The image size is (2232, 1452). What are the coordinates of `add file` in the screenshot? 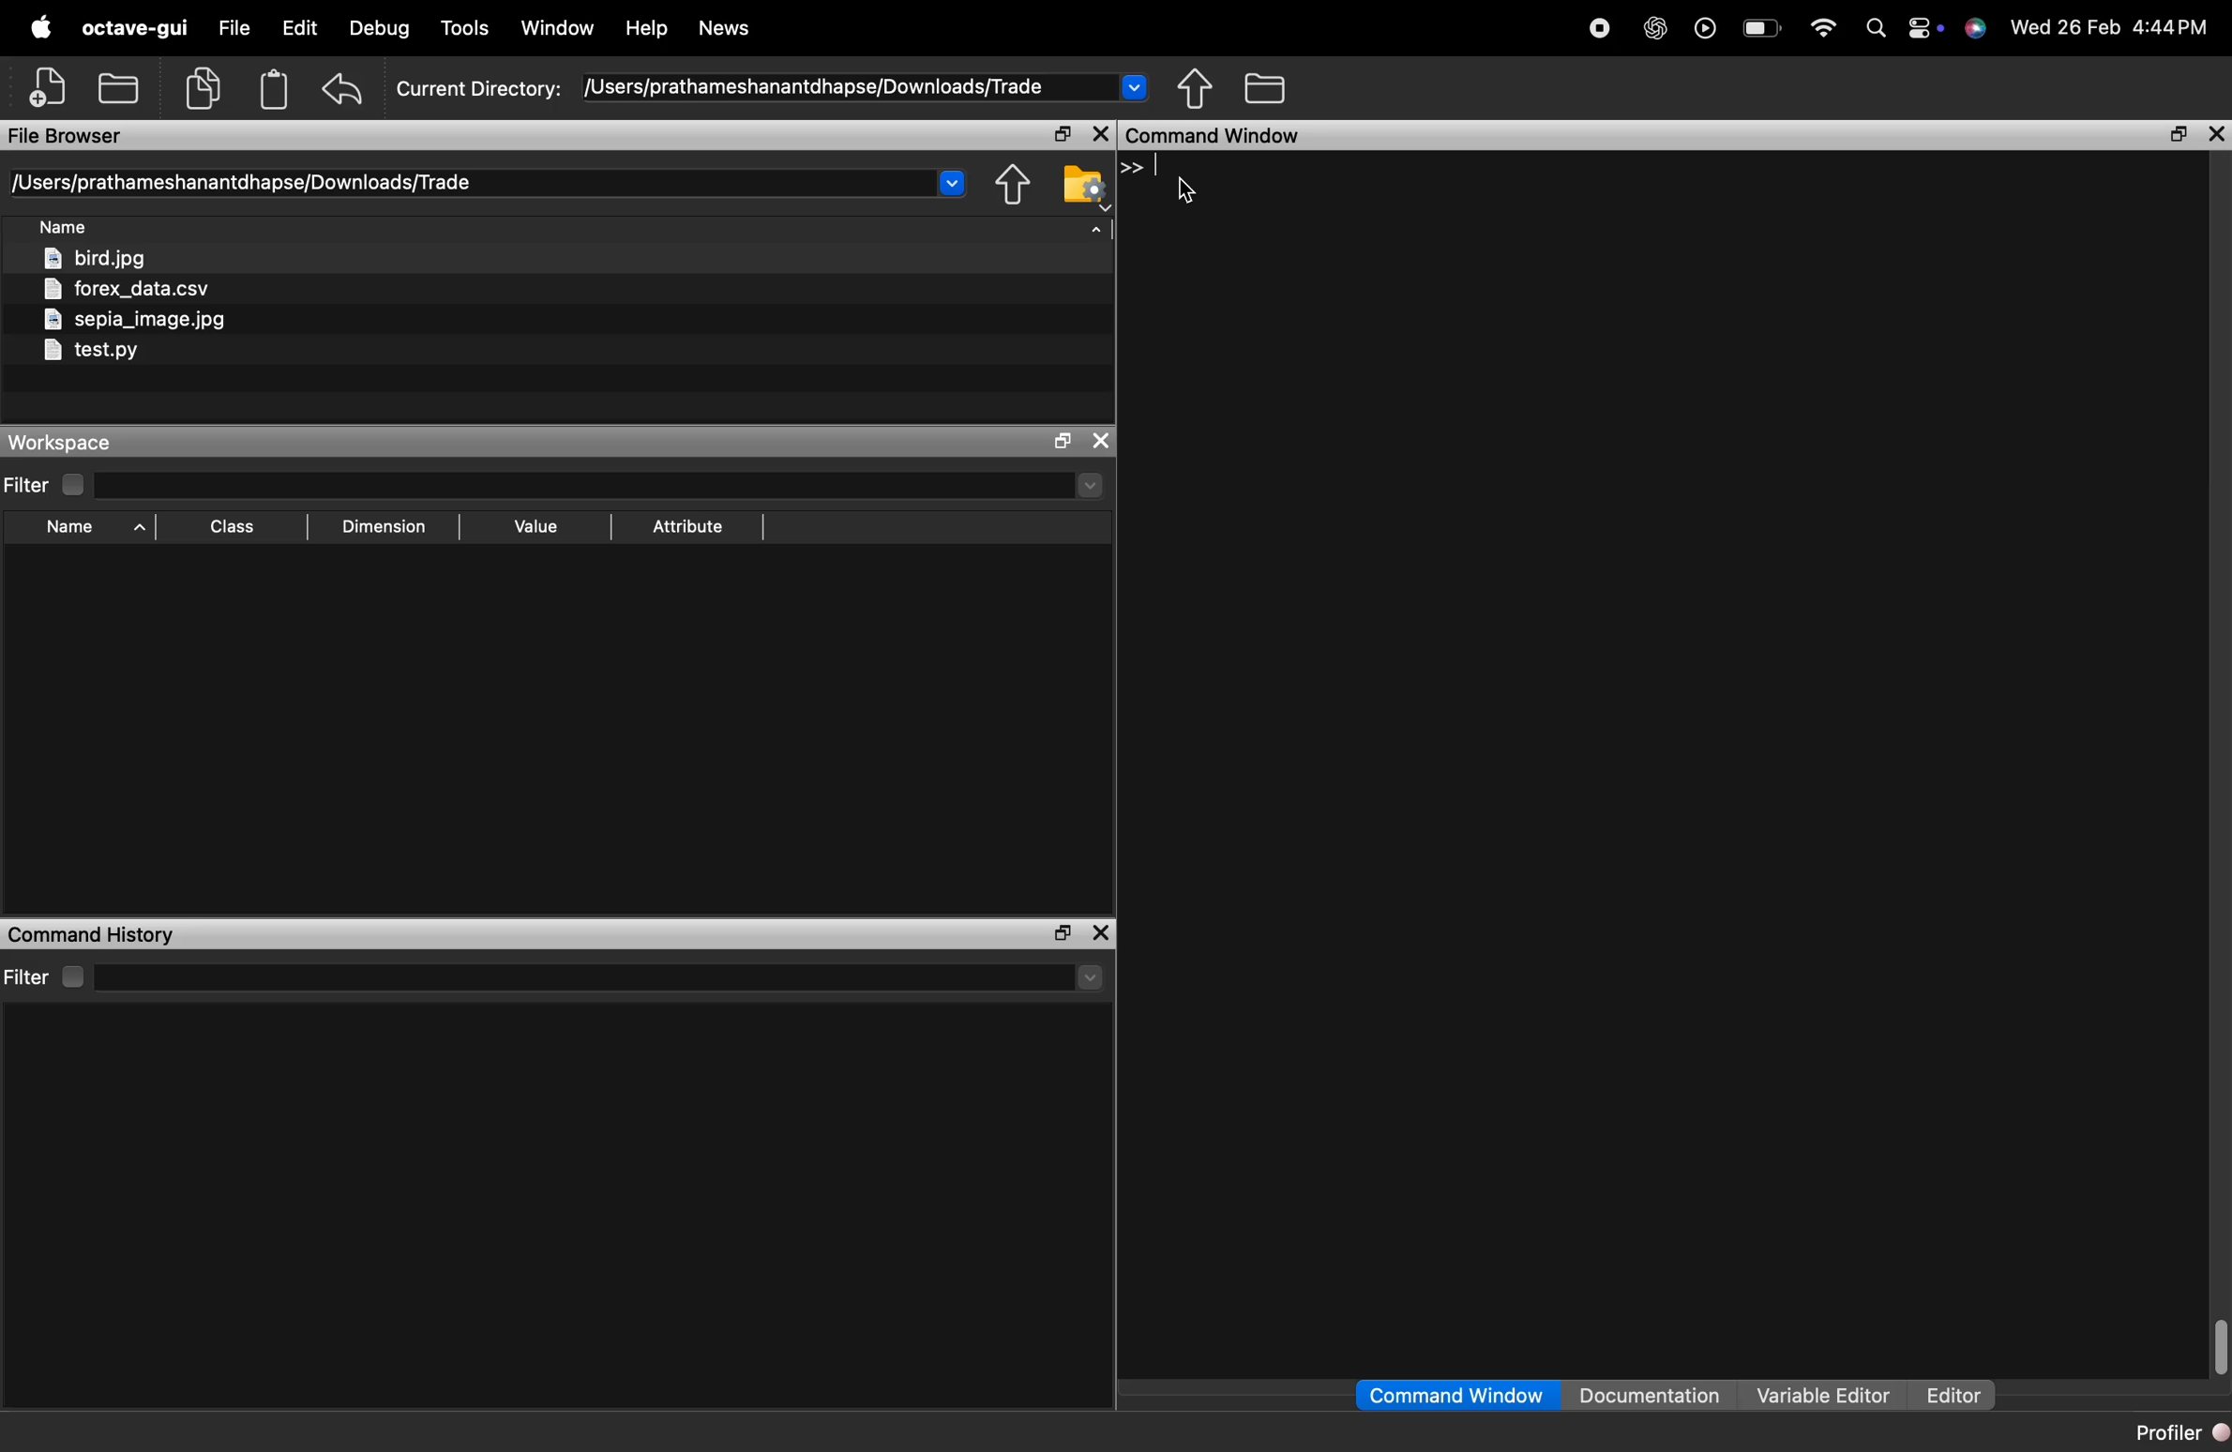 It's located at (51, 86).